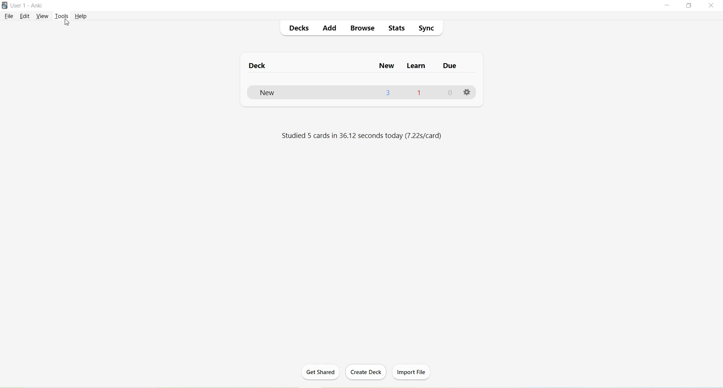 The image size is (723, 388). What do you see at coordinates (399, 30) in the screenshot?
I see `Stats` at bounding box center [399, 30].